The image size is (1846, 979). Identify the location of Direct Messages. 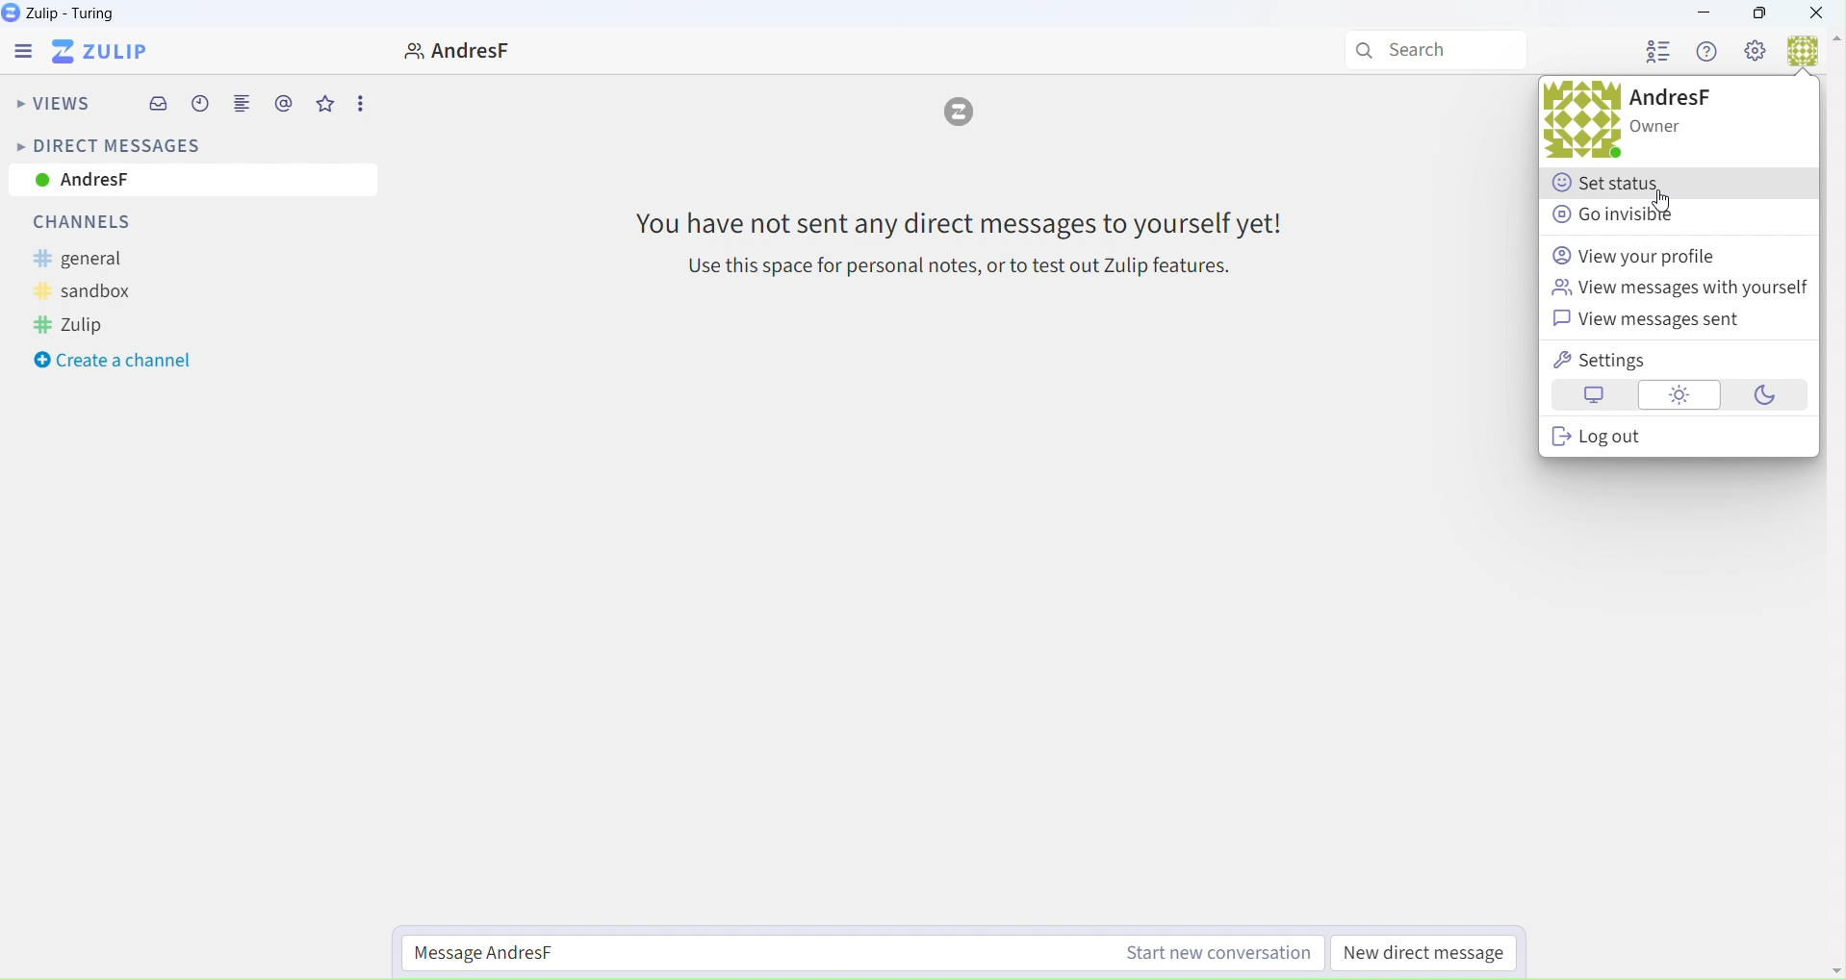
(107, 144).